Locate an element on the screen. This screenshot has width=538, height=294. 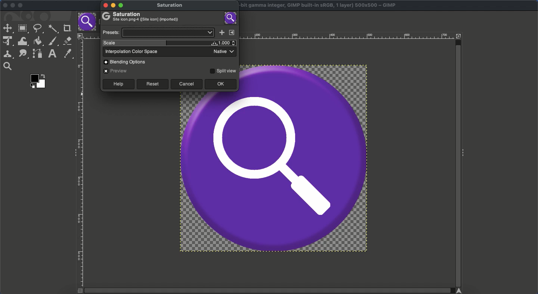
Scale is located at coordinates (159, 43).